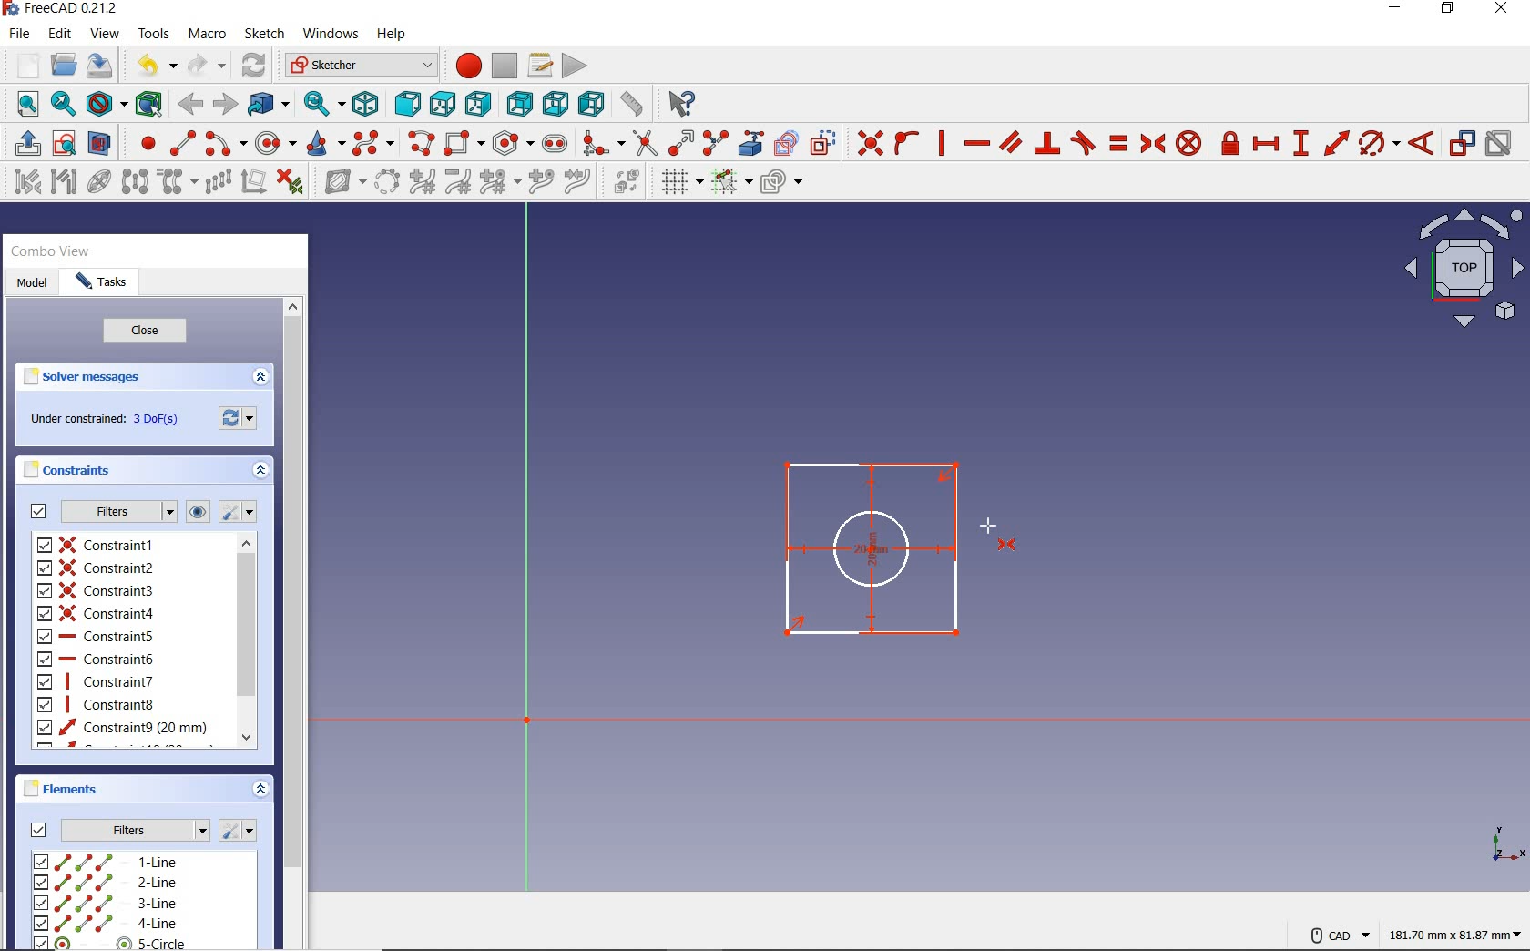  I want to click on increase b-spline degree, so click(422, 183).